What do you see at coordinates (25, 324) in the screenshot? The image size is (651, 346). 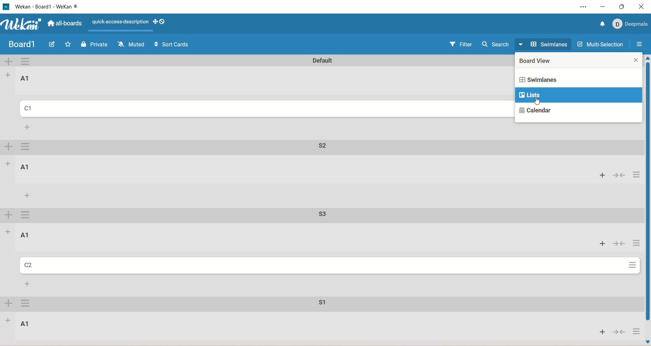 I see `card` at bounding box center [25, 324].